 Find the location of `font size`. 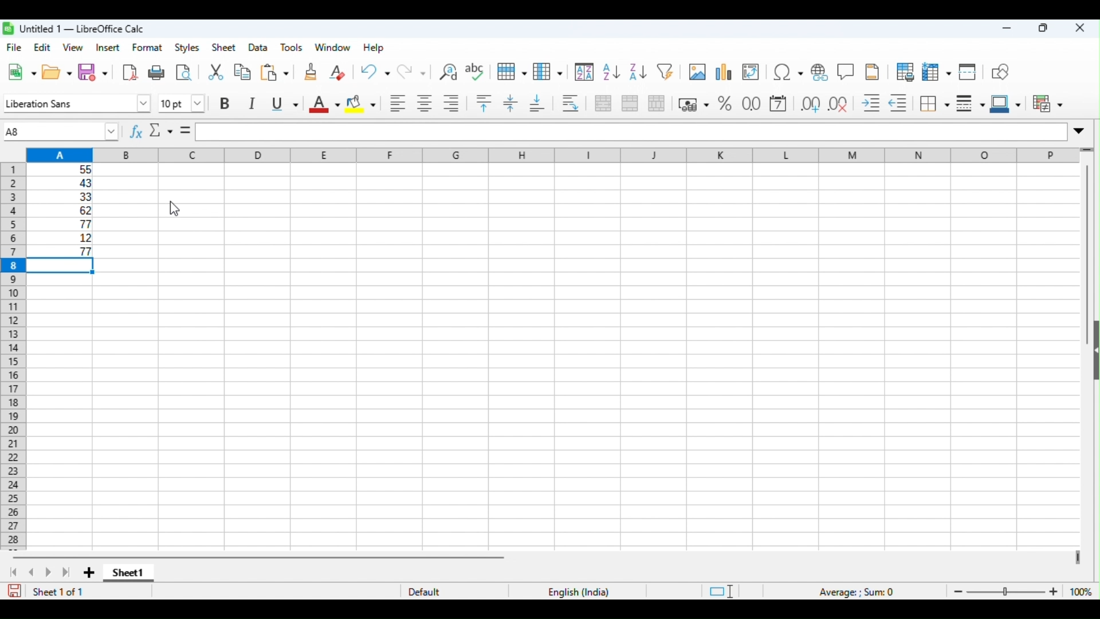

font size is located at coordinates (184, 101).